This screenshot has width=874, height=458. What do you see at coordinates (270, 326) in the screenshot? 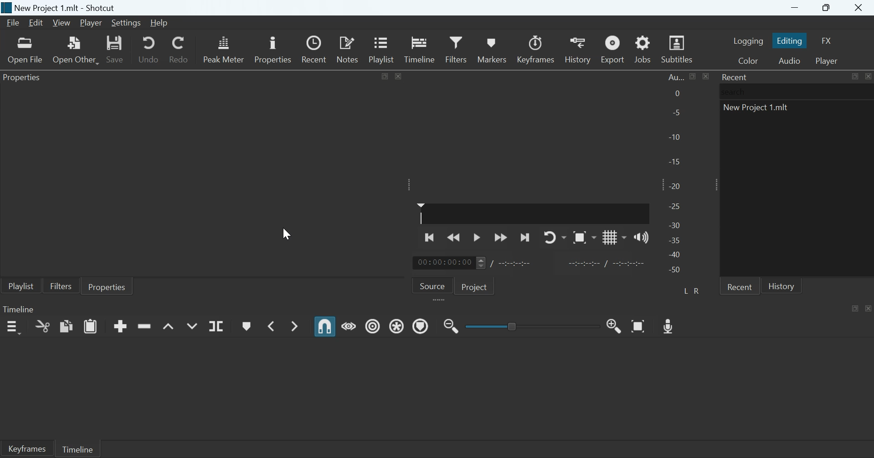
I see `Previous marker` at bounding box center [270, 326].